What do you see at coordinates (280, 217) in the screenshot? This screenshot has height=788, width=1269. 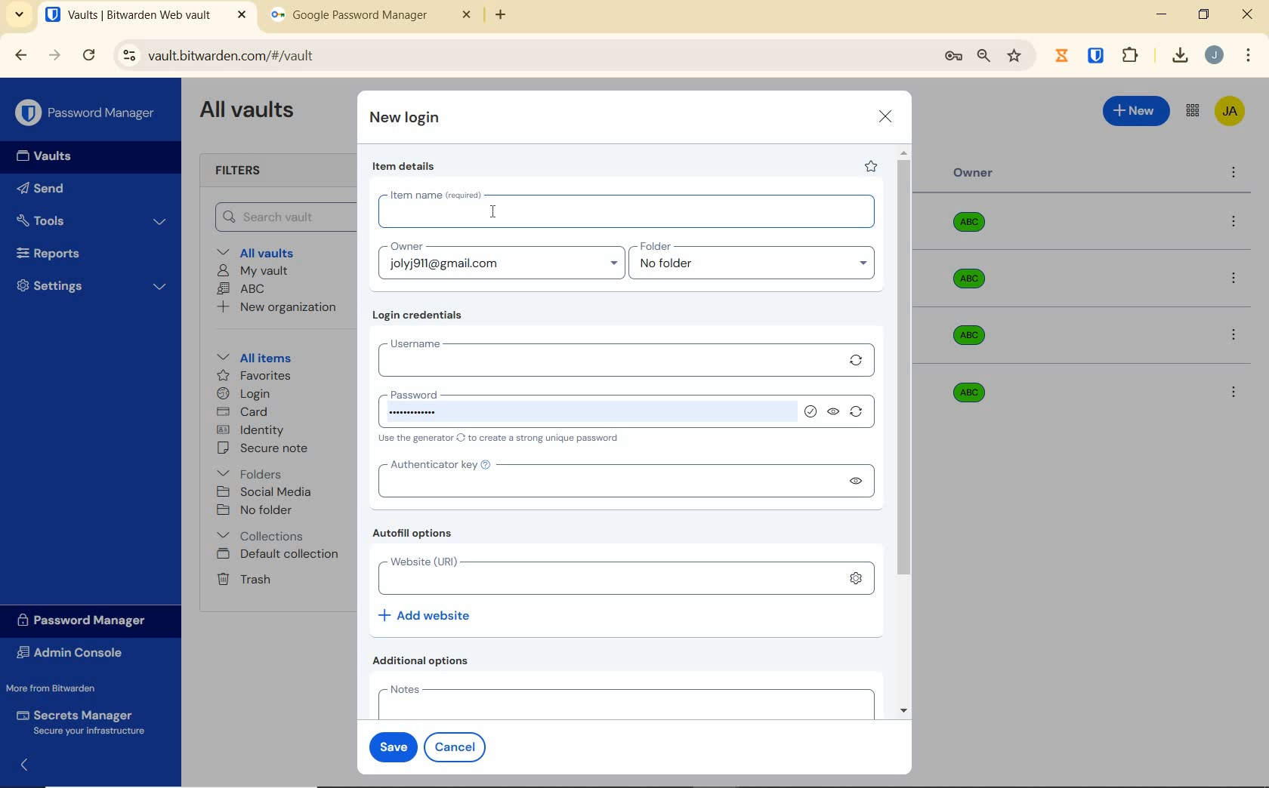 I see `Search Vault` at bounding box center [280, 217].